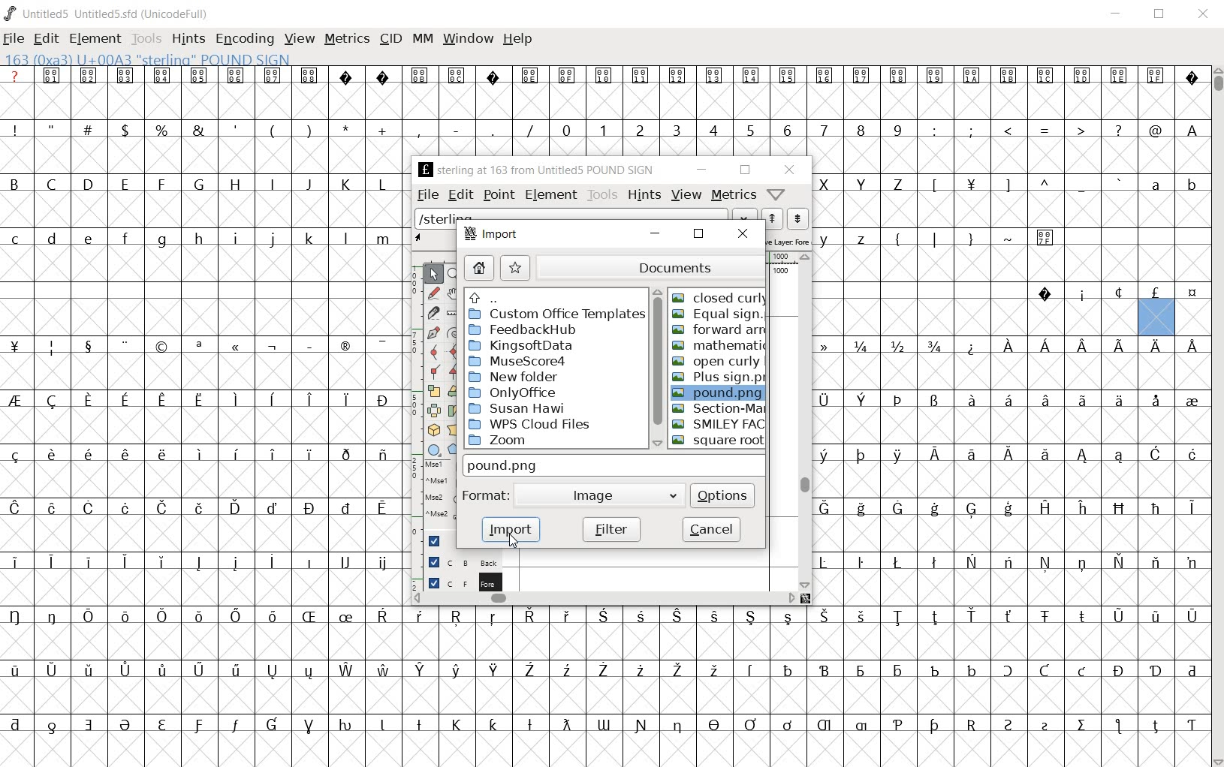 The width and height of the screenshot is (1224, 767). What do you see at coordinates (1156, 671) in the screenshot?
I see `Symbol` at bounding box center [1156, 671].